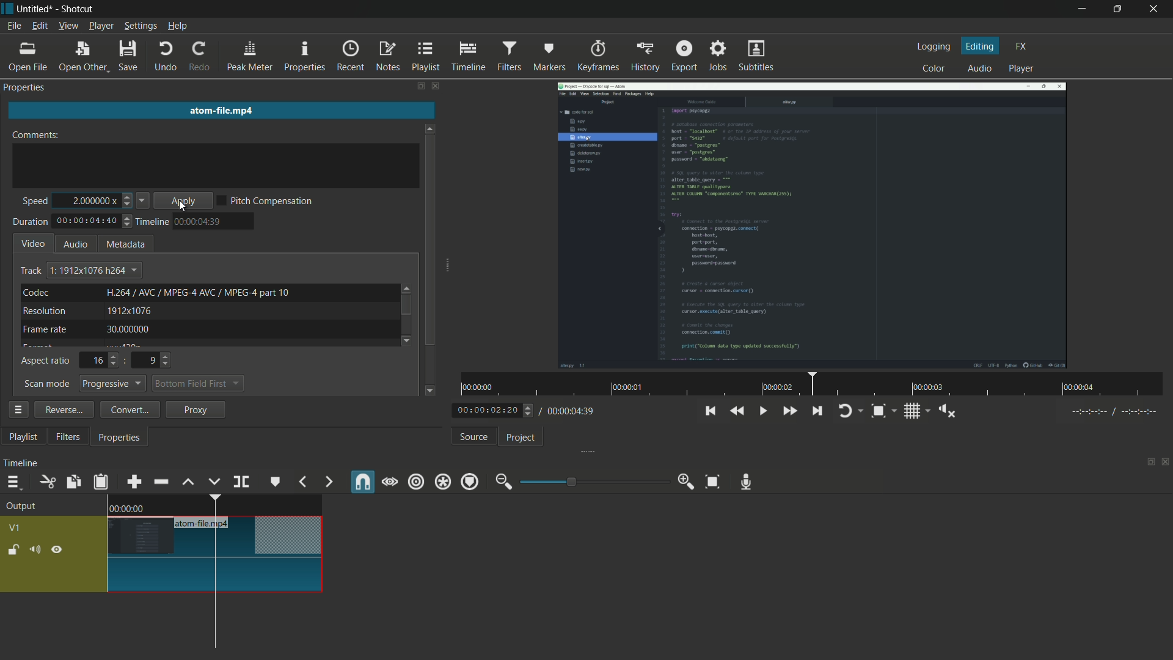 This screenshot has height=660, width=1173. I want to click on peak meter, so click(249, 57).